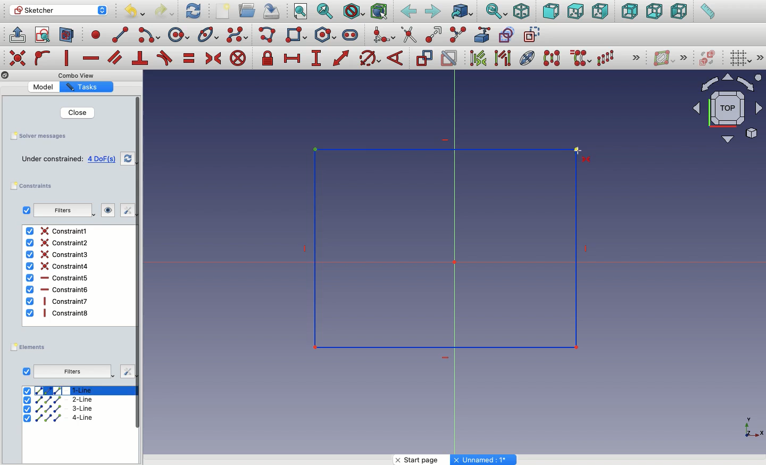  I want to click on Switch virtual place, so click(705, 59).